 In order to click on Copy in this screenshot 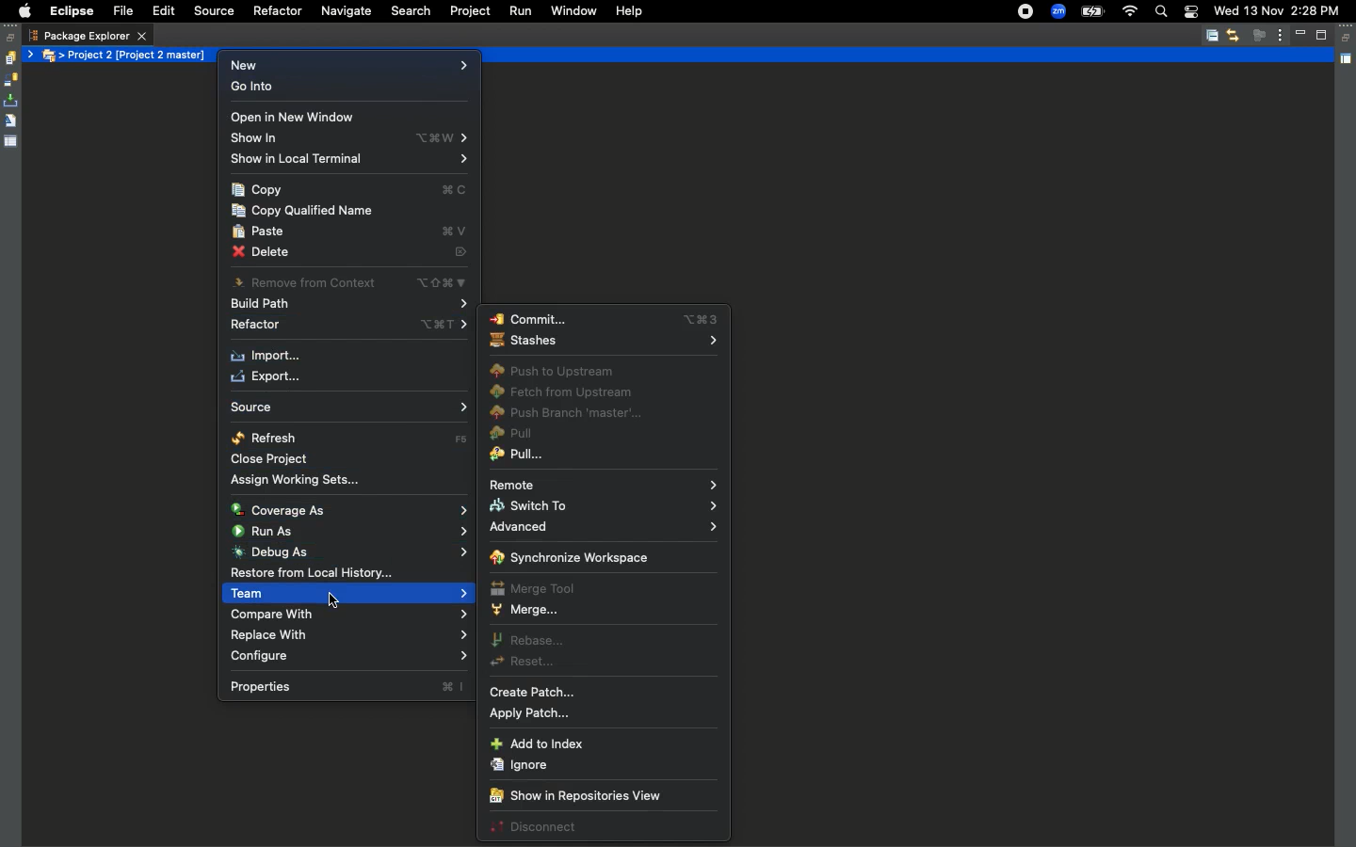, I will do `click(354, 190)`.